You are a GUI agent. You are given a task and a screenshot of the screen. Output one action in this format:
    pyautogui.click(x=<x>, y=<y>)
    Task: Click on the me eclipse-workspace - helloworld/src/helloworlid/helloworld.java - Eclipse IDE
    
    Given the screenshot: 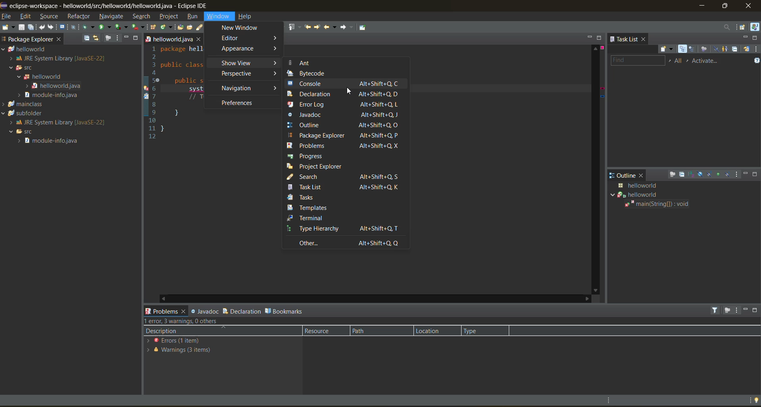 What is the action you would take?
    pyautogui.click(x=108, y=5)
    